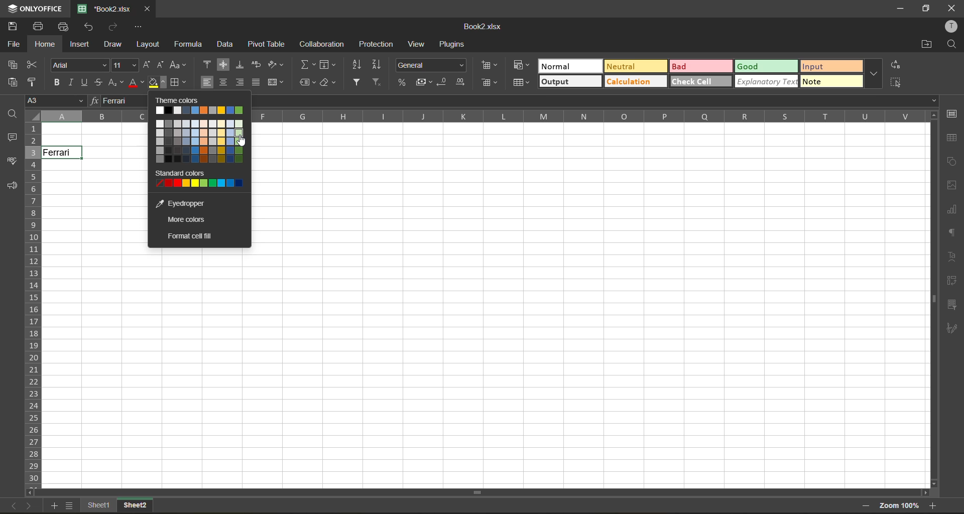 This screenshot has height=514, width=964. What do you see at coordinates (64, 27) in the screenshot?
I see `quick print` at bounding box center [64, 27].